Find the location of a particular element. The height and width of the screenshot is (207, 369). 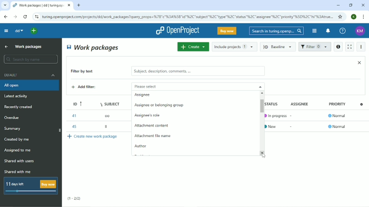

scroll up is located at coordinates (263, 93).